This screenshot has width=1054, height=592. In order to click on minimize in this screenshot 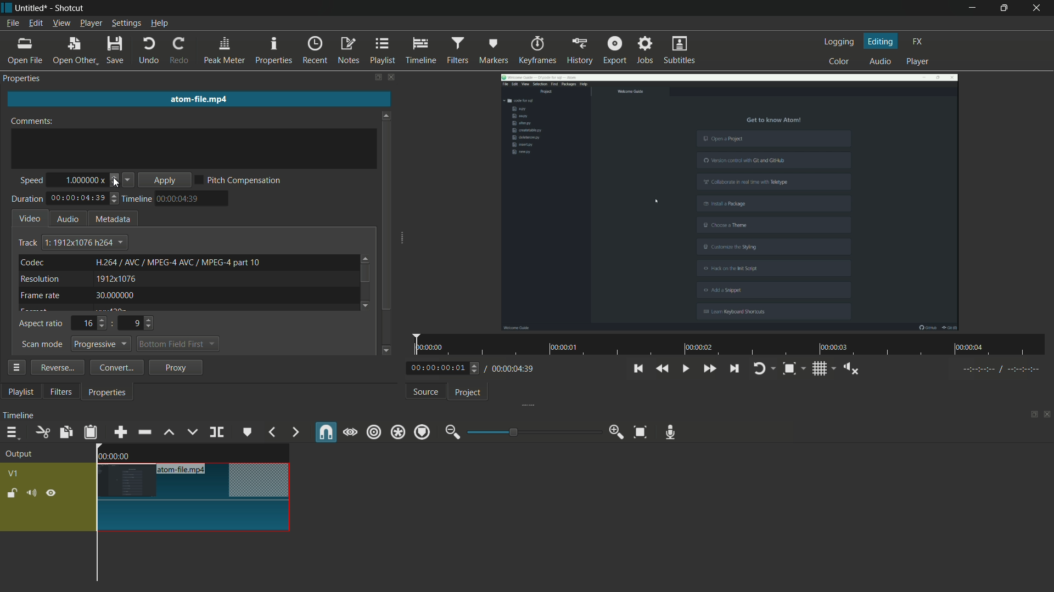, I will do `click(971, 8)`.